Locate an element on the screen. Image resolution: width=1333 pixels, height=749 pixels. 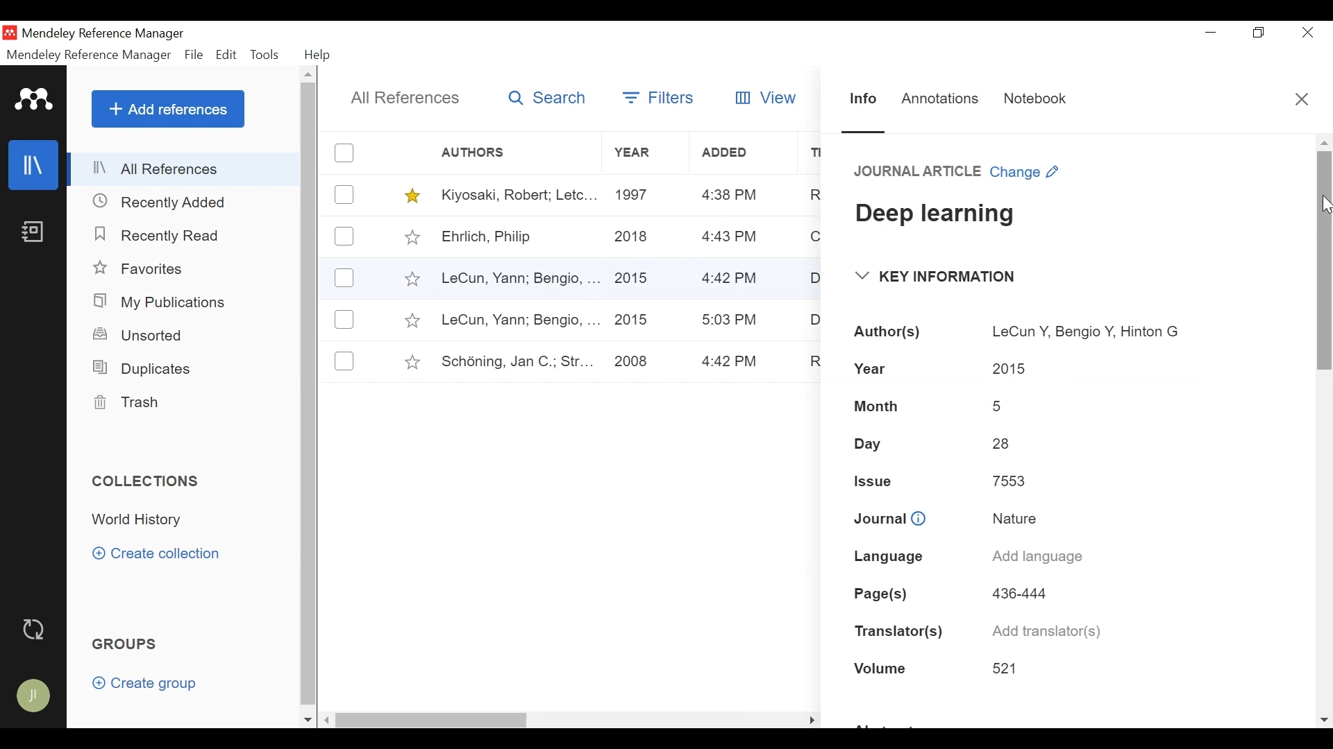
Deep learning is located at coordinates (1053, 210).